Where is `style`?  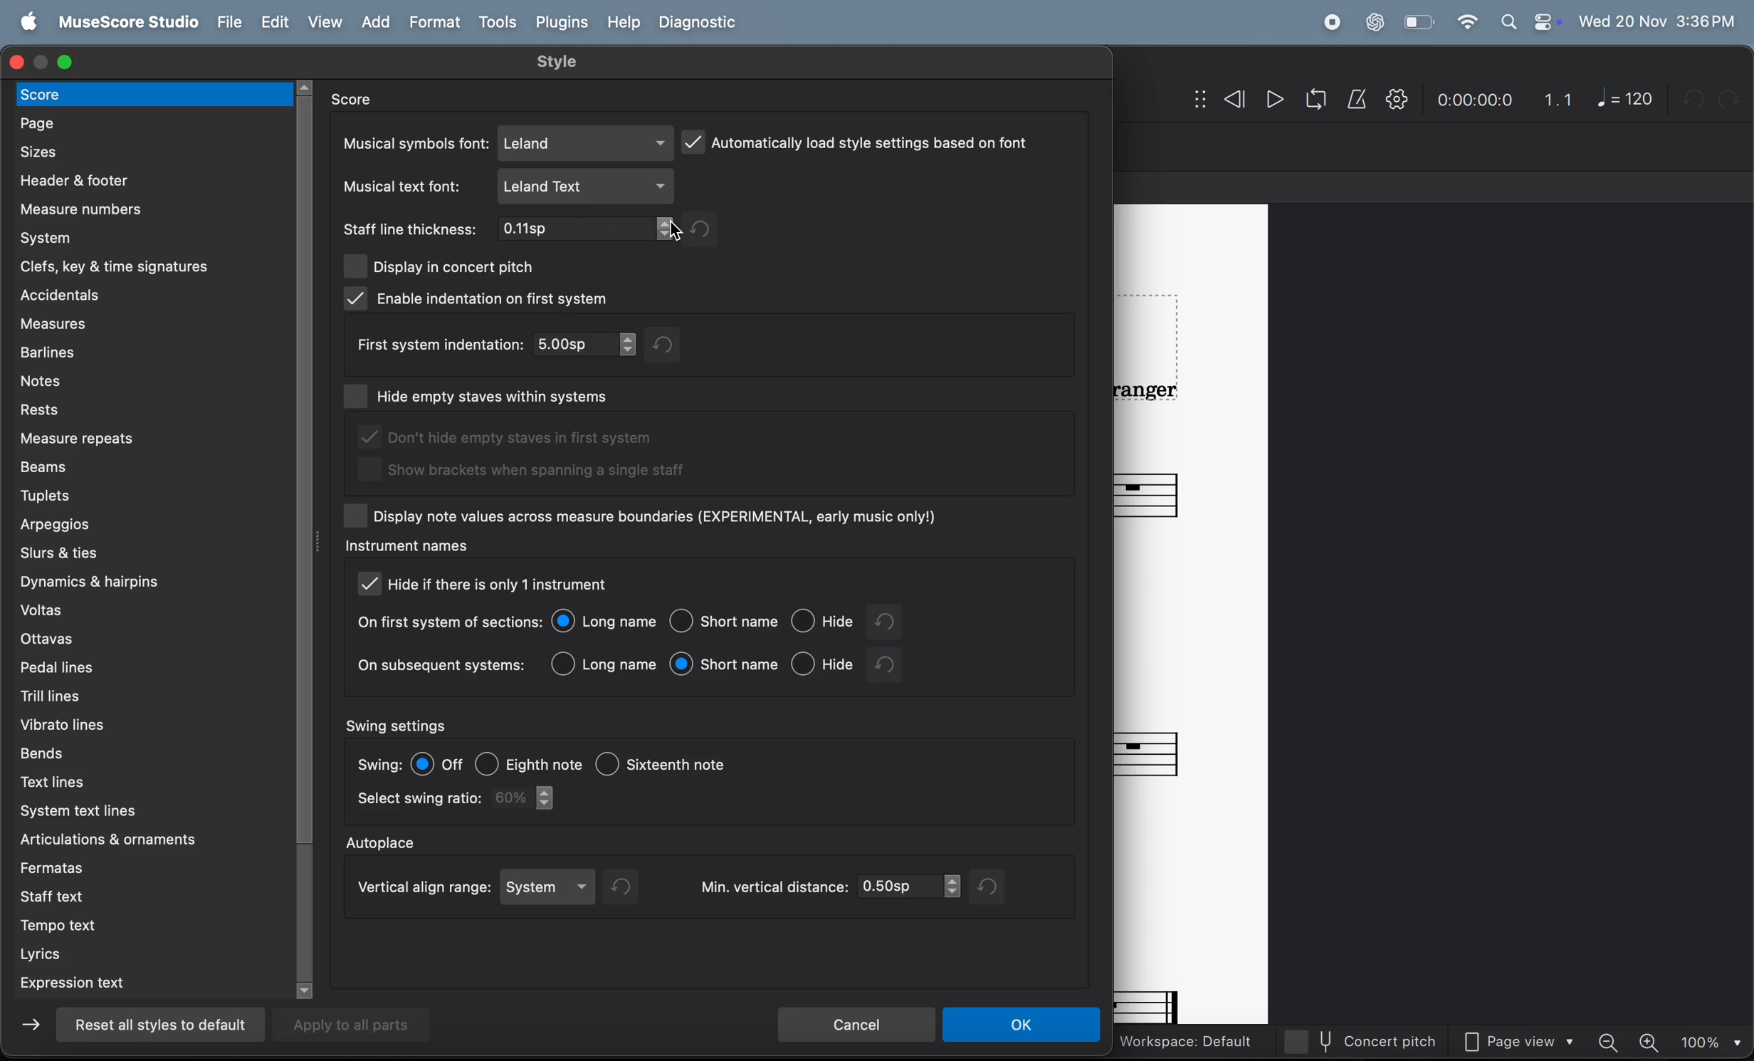 style is located at coordinates (560, 61).